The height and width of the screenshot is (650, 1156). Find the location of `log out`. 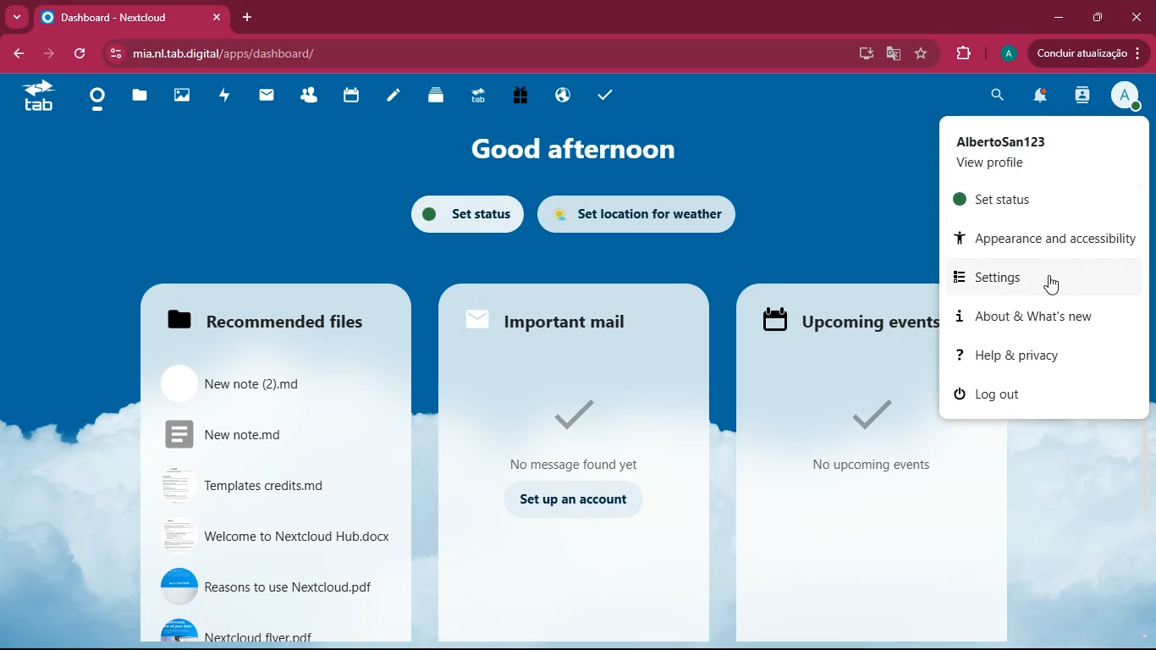

log out is located at coordinates (1042, 396).